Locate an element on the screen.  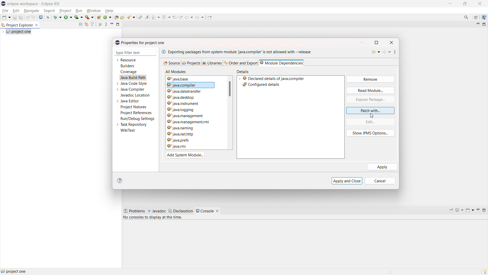
project references is located at coordinates (136, 113).